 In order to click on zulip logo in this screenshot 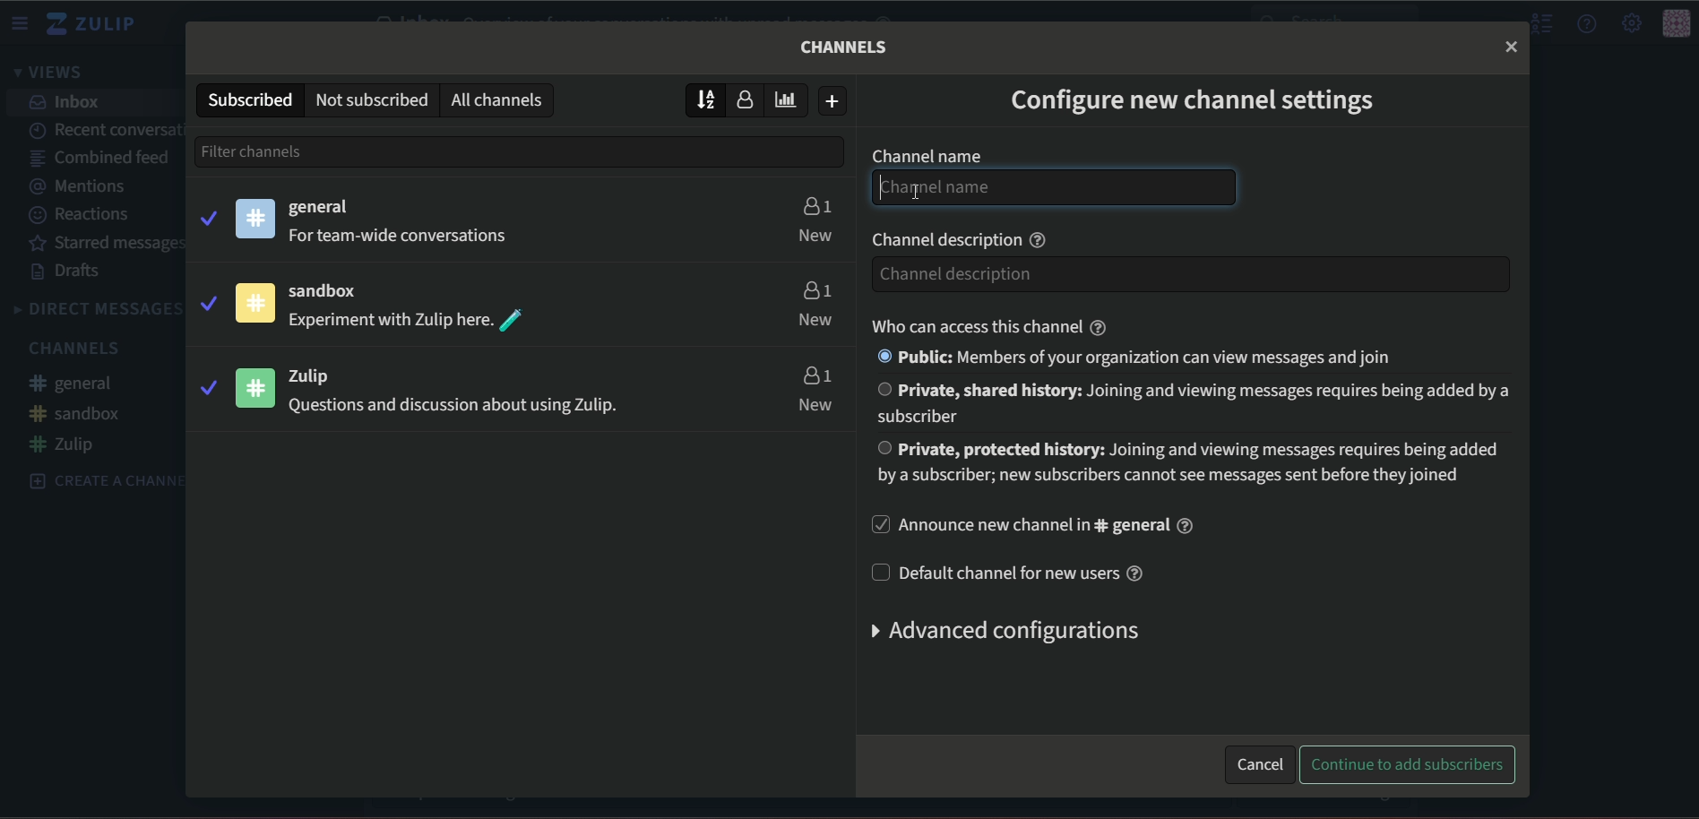, I will do `click(99, 24)`.